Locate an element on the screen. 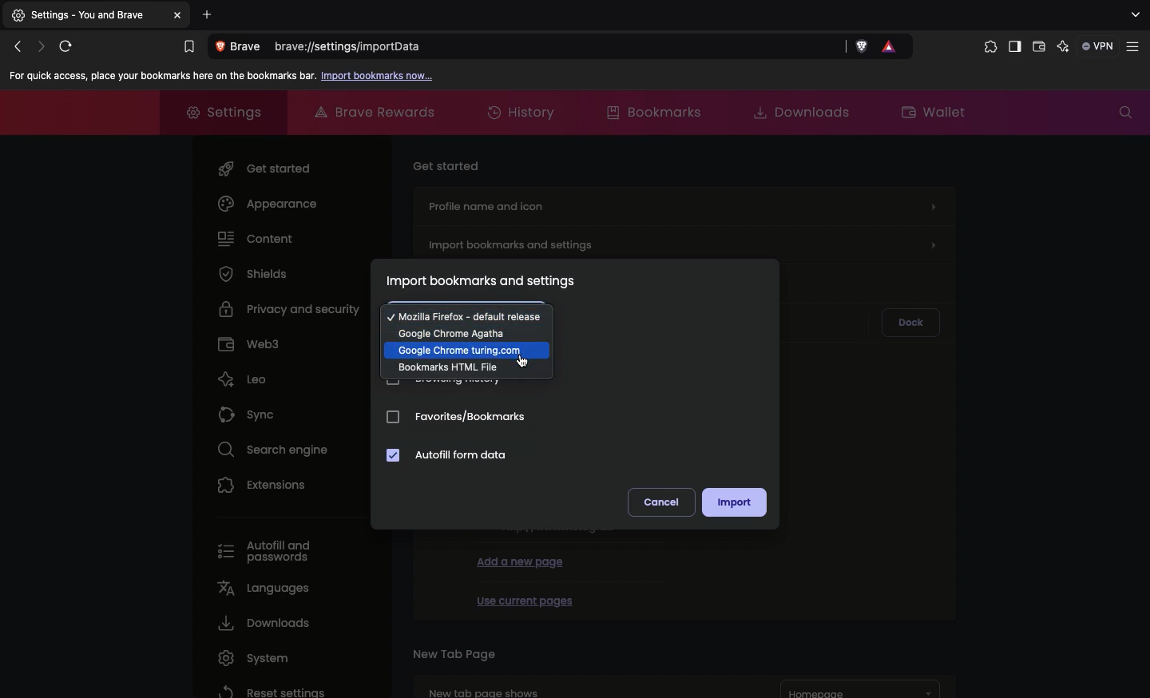 This screenshot has height=698, width=1150. Languages is located at coordinates (261, 587).